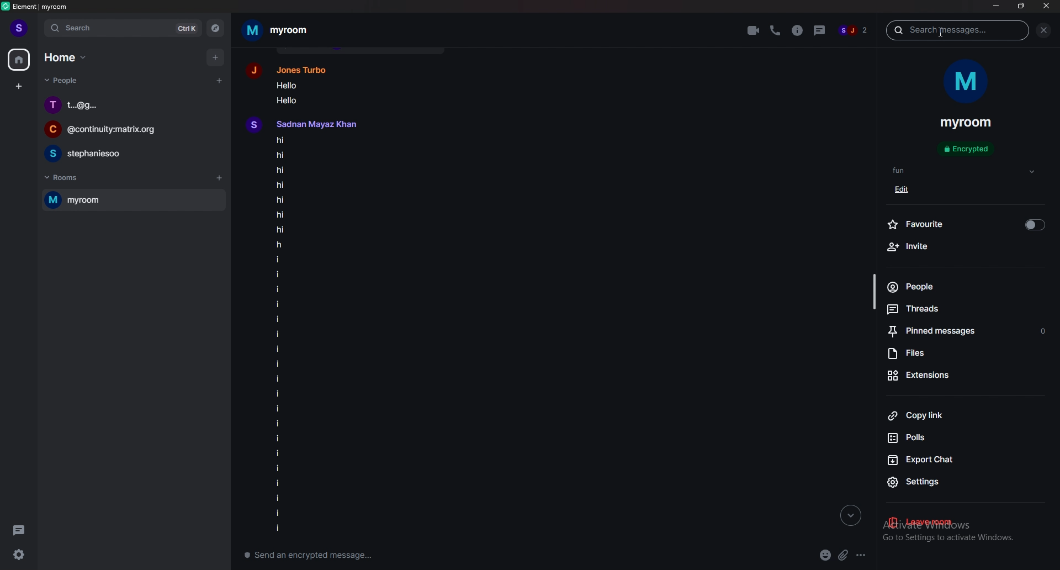 This screenshot has height=570, width=1060. I want to click on pinned message, so click(968, 332).